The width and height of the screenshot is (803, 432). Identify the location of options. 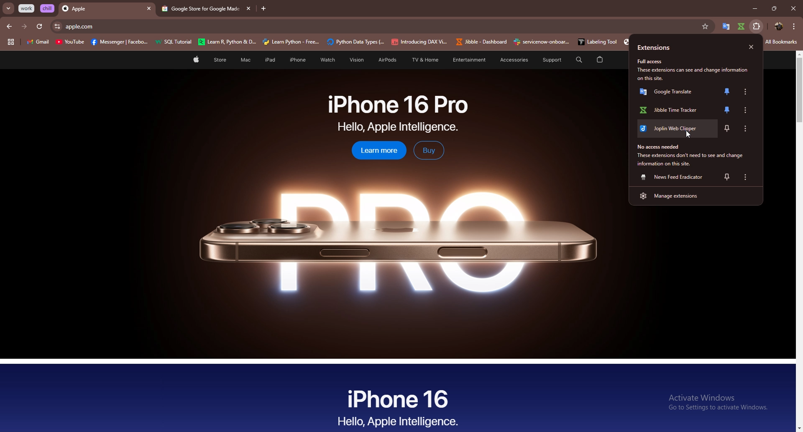
(794, 26).